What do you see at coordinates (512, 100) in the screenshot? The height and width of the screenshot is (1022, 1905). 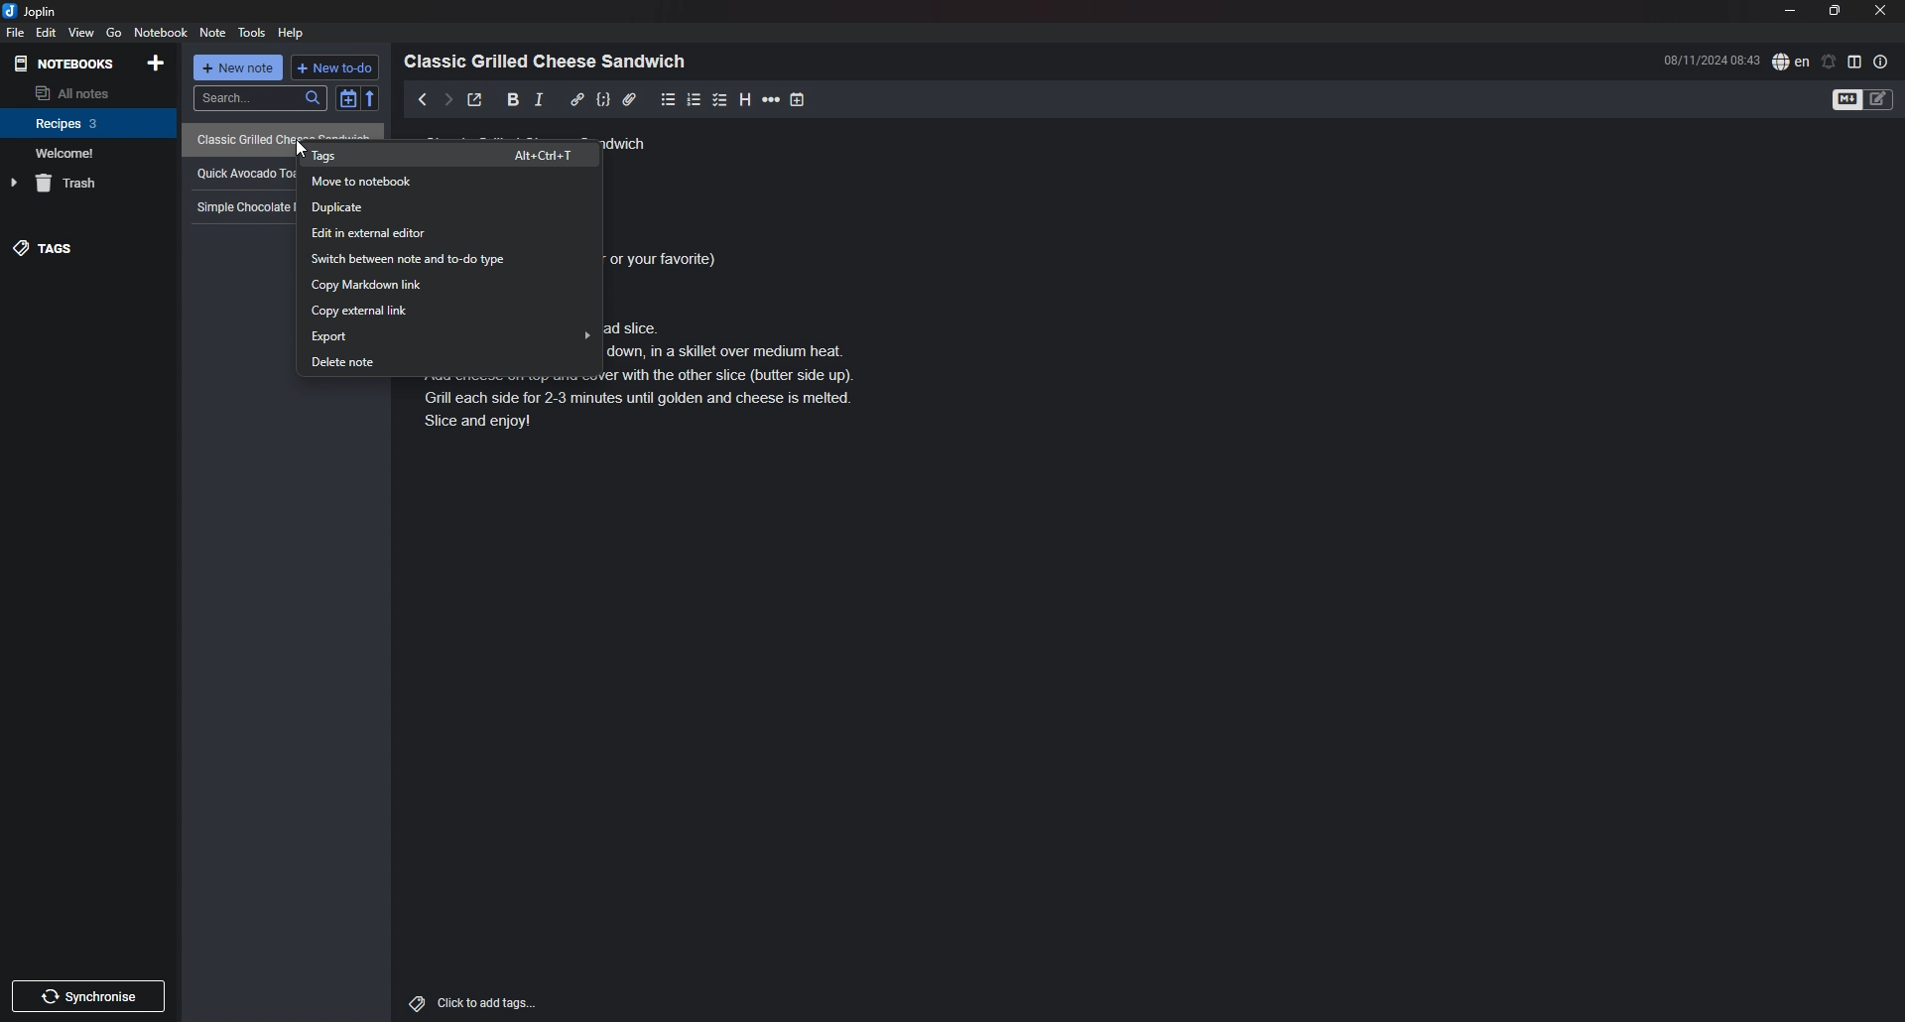 I see `bold` at bounding box center [512, 100].